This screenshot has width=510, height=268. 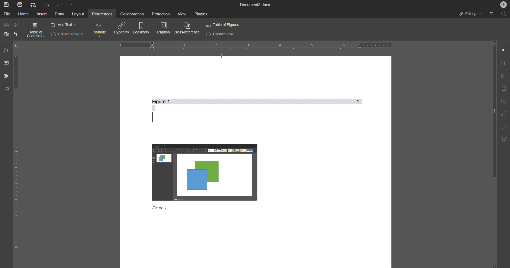 What do you see at coordinates (504, 77) in the screenshot?
I see `Image Settings` at bounding box center [504, 77].